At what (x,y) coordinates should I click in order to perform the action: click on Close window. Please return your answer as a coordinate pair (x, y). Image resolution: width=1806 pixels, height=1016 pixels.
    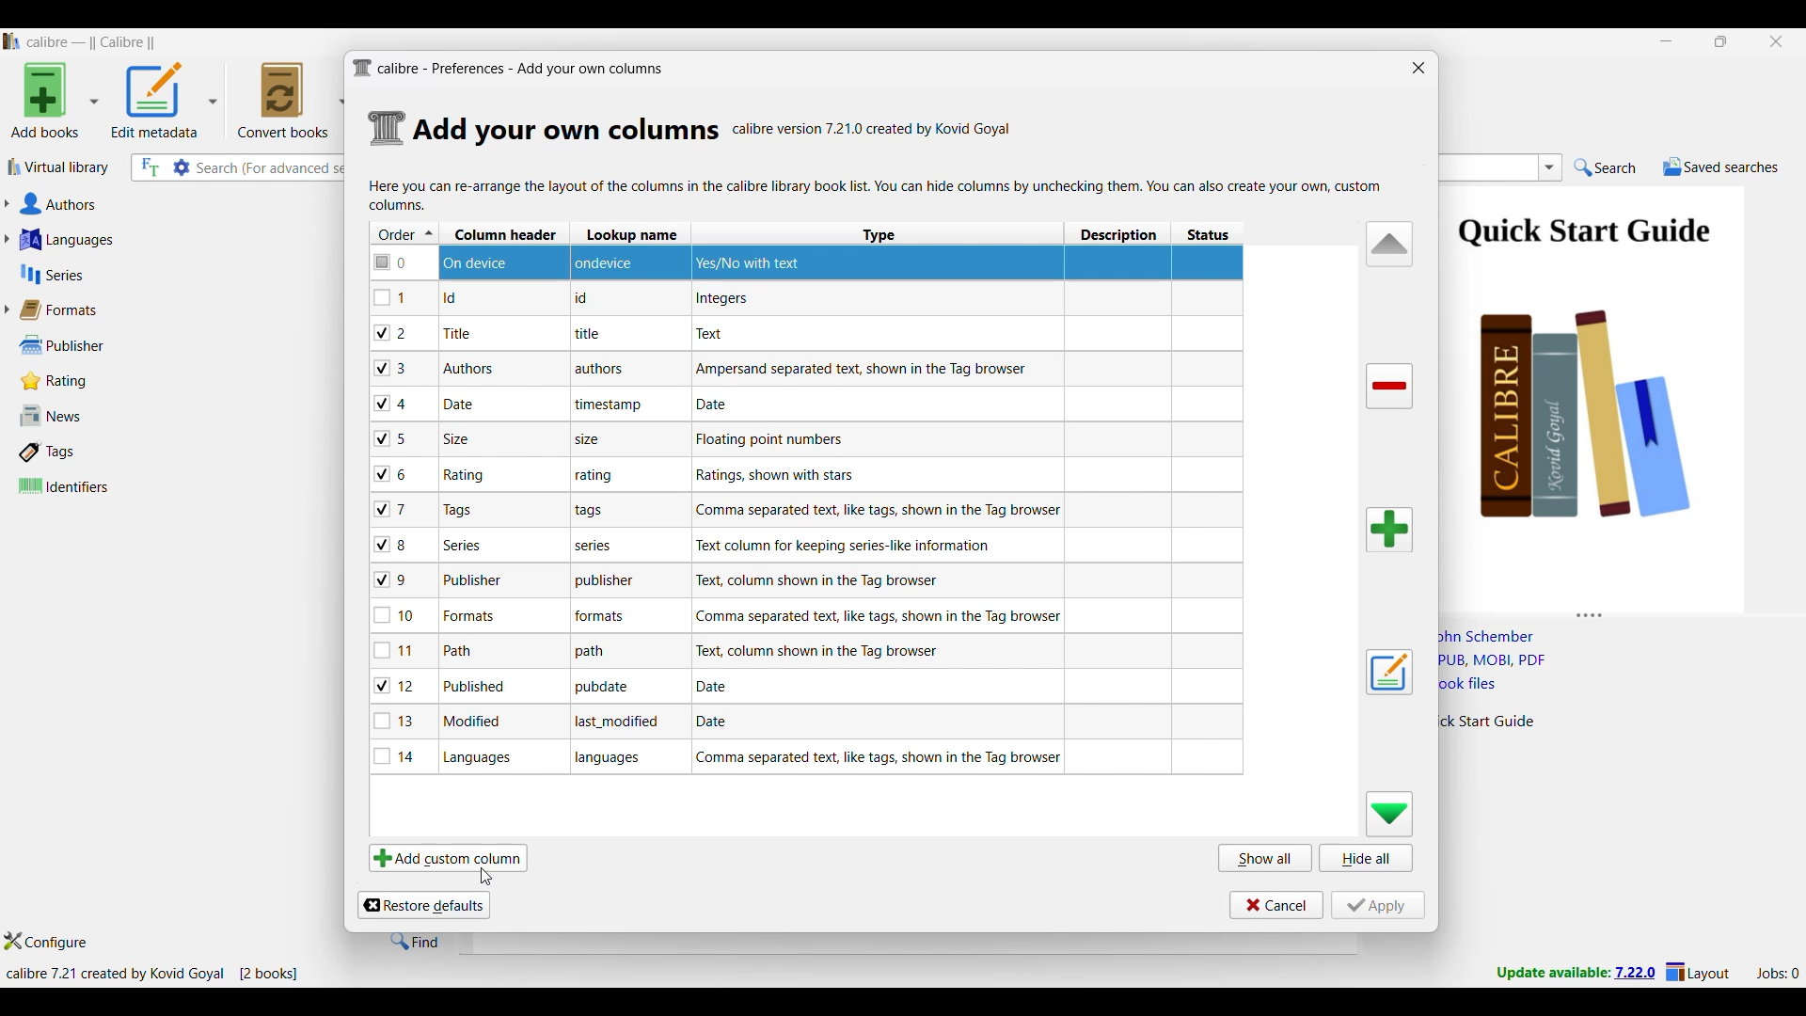
    Looking at the image, I should click on (1419, 68).